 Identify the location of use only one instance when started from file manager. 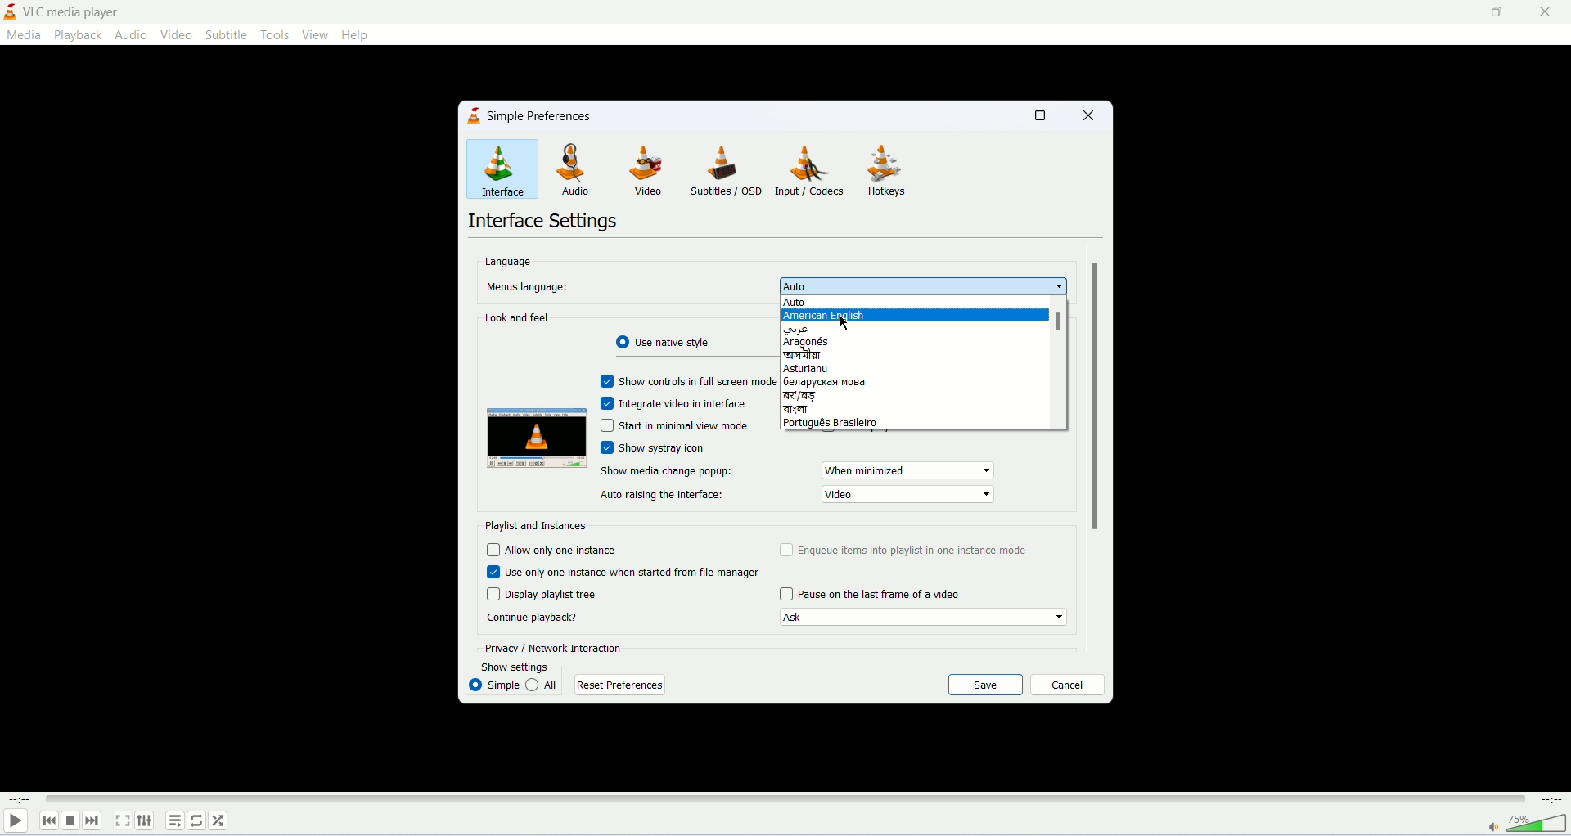
(627, 571).